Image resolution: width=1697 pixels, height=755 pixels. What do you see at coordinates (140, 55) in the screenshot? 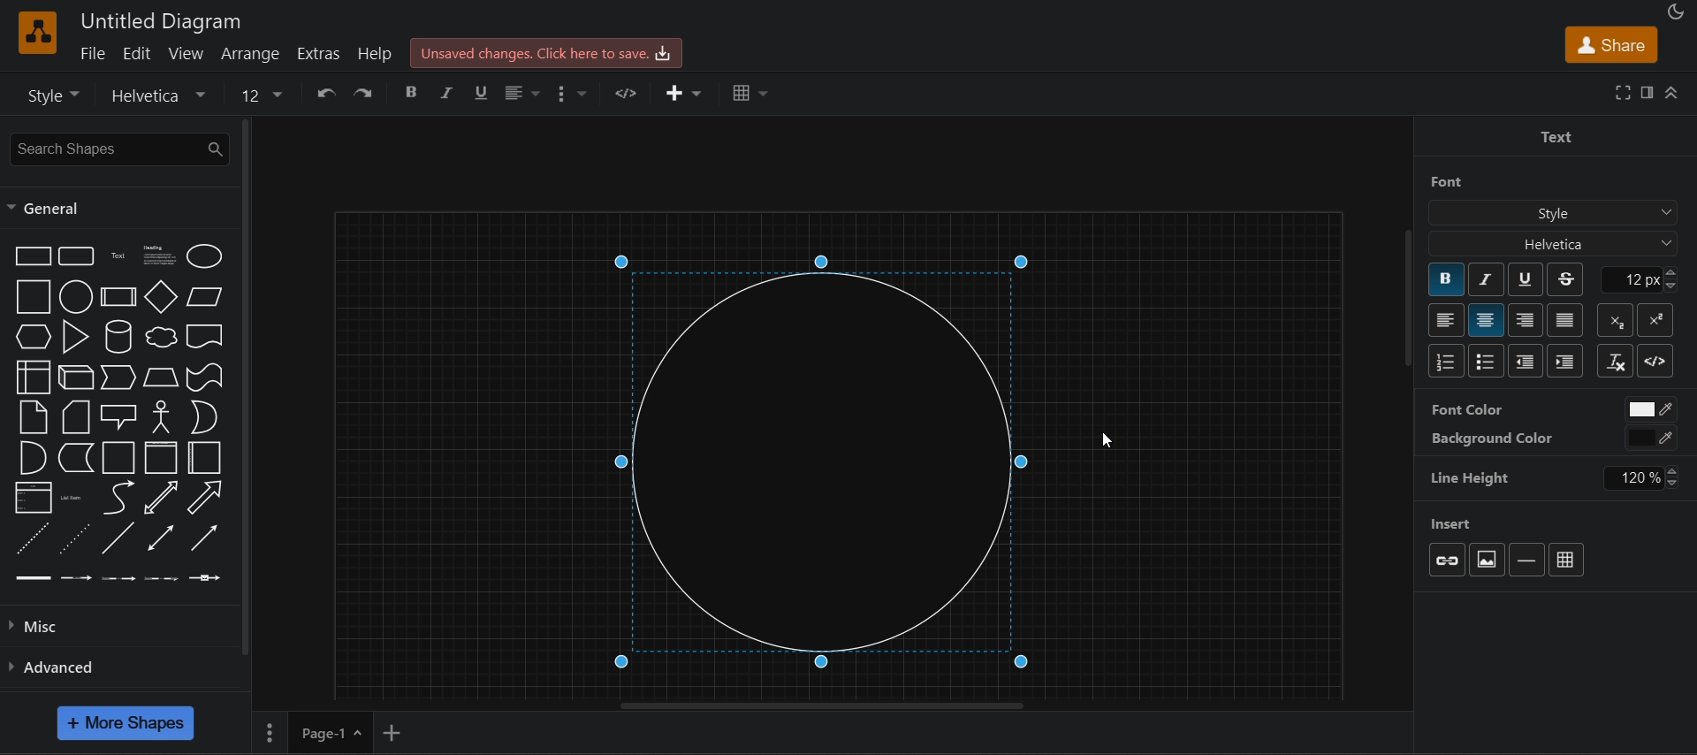
I see `edit` at bounding box center [140, 55].